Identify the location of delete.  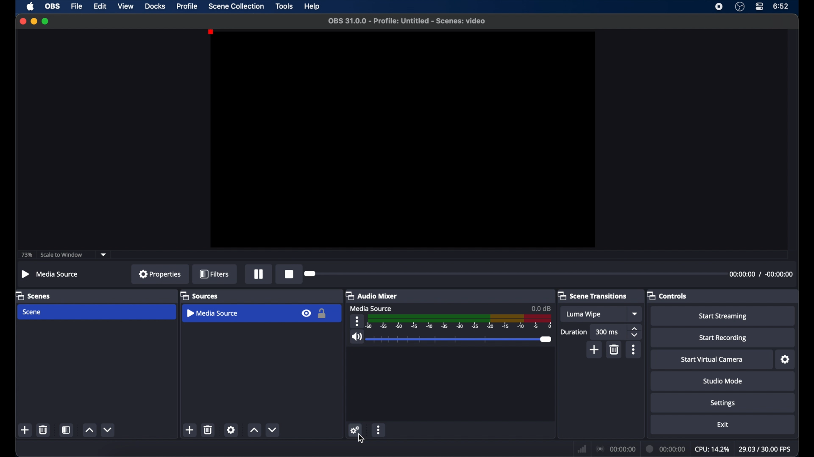
(613, 350).